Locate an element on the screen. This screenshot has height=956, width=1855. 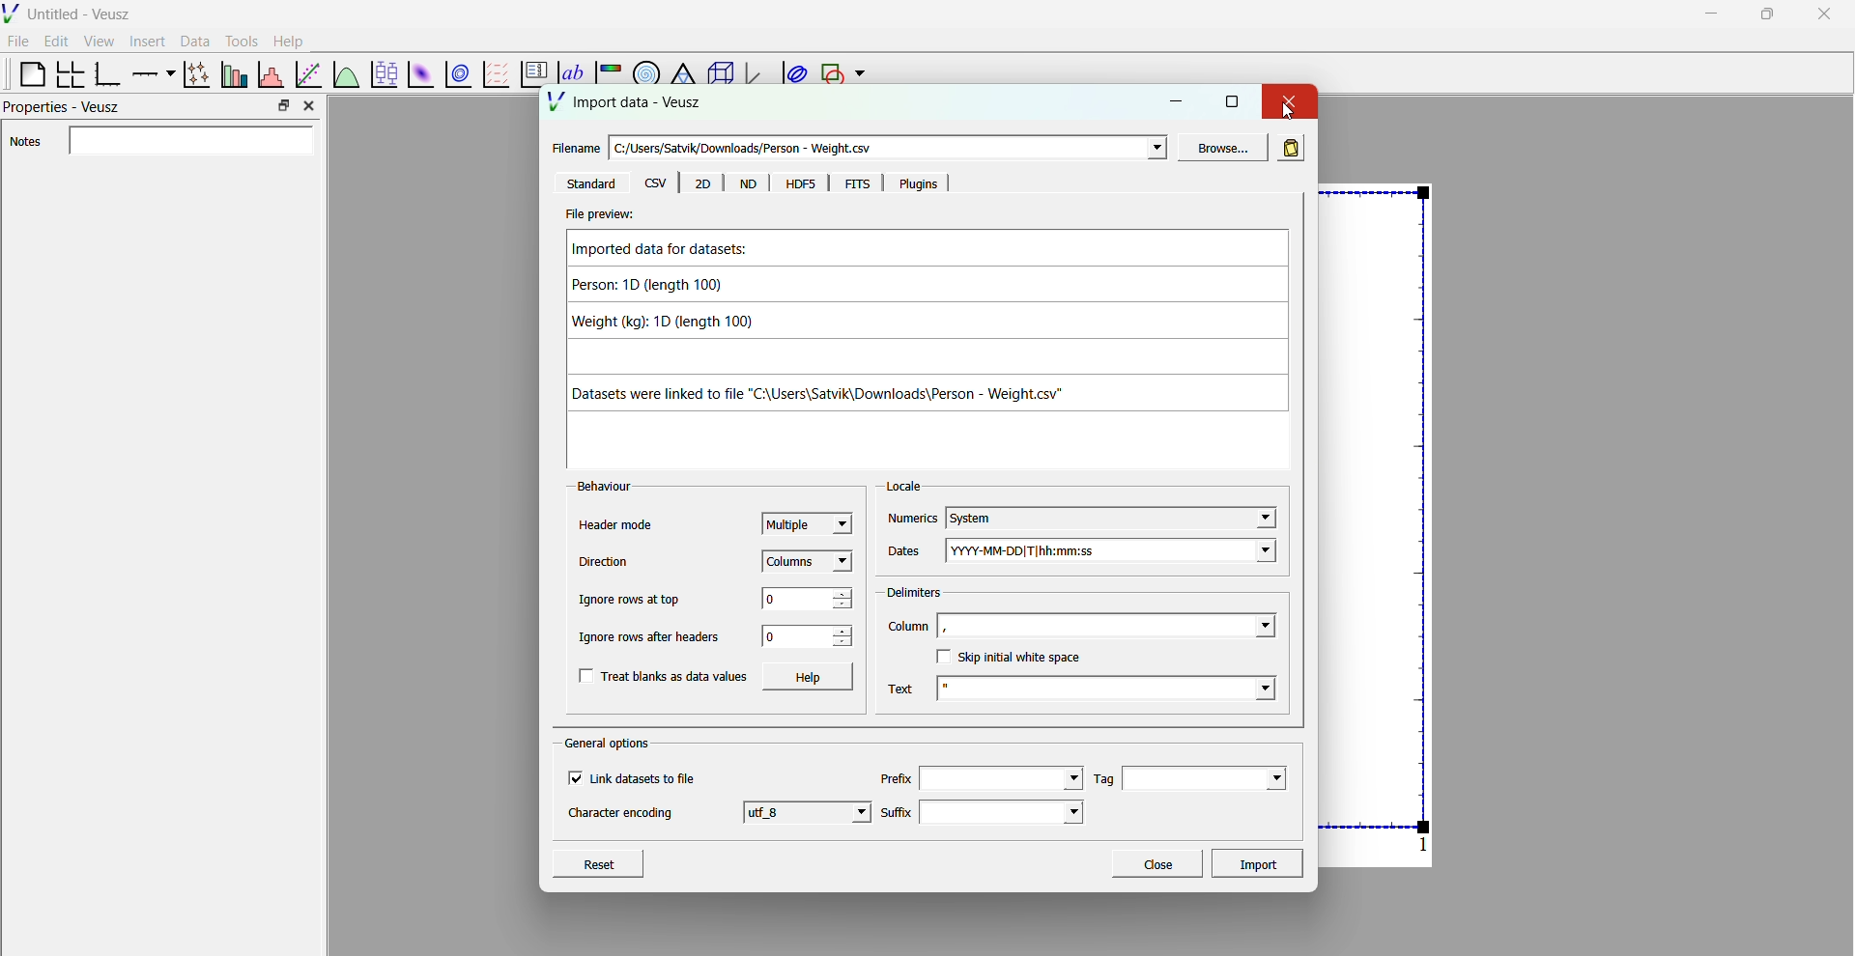
System - dropdown is located at coordinates (1109, 510).